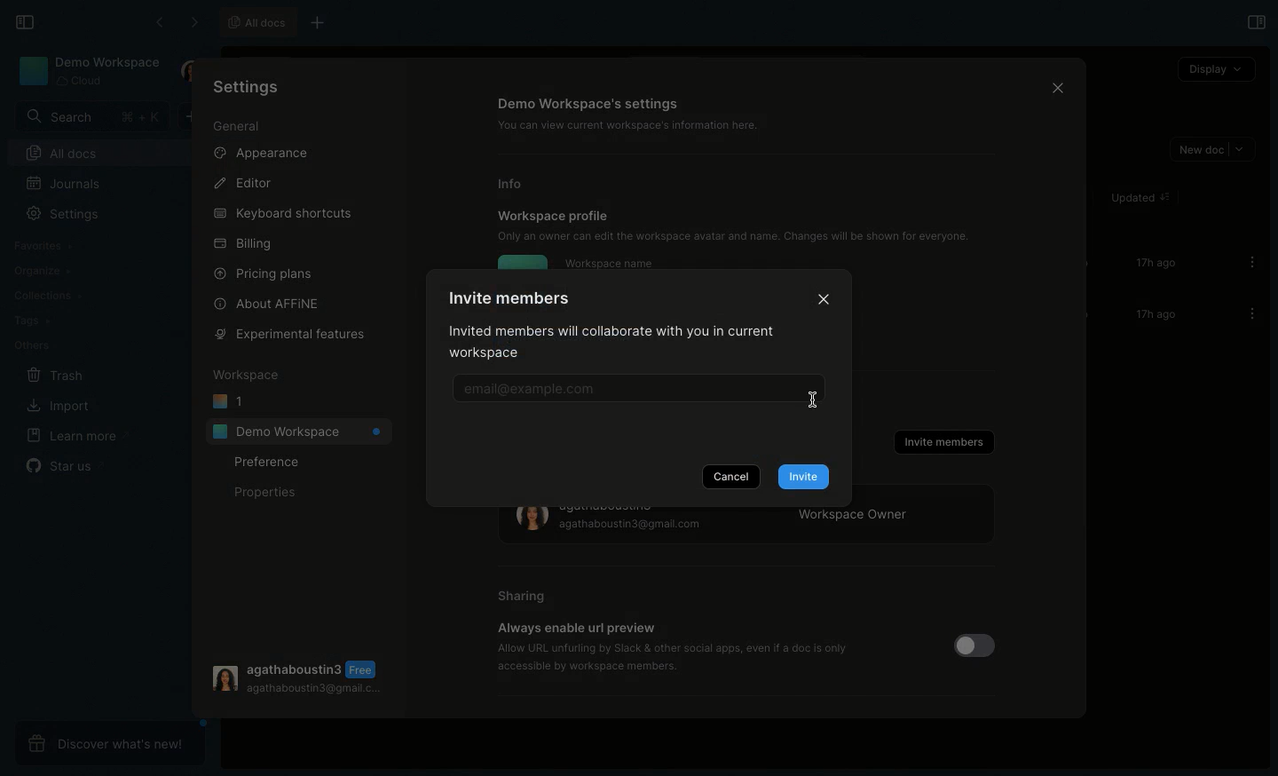 Image resolution: width=1278 pixels, height=776 pixels. I want to click on Info, so click(517, 184).